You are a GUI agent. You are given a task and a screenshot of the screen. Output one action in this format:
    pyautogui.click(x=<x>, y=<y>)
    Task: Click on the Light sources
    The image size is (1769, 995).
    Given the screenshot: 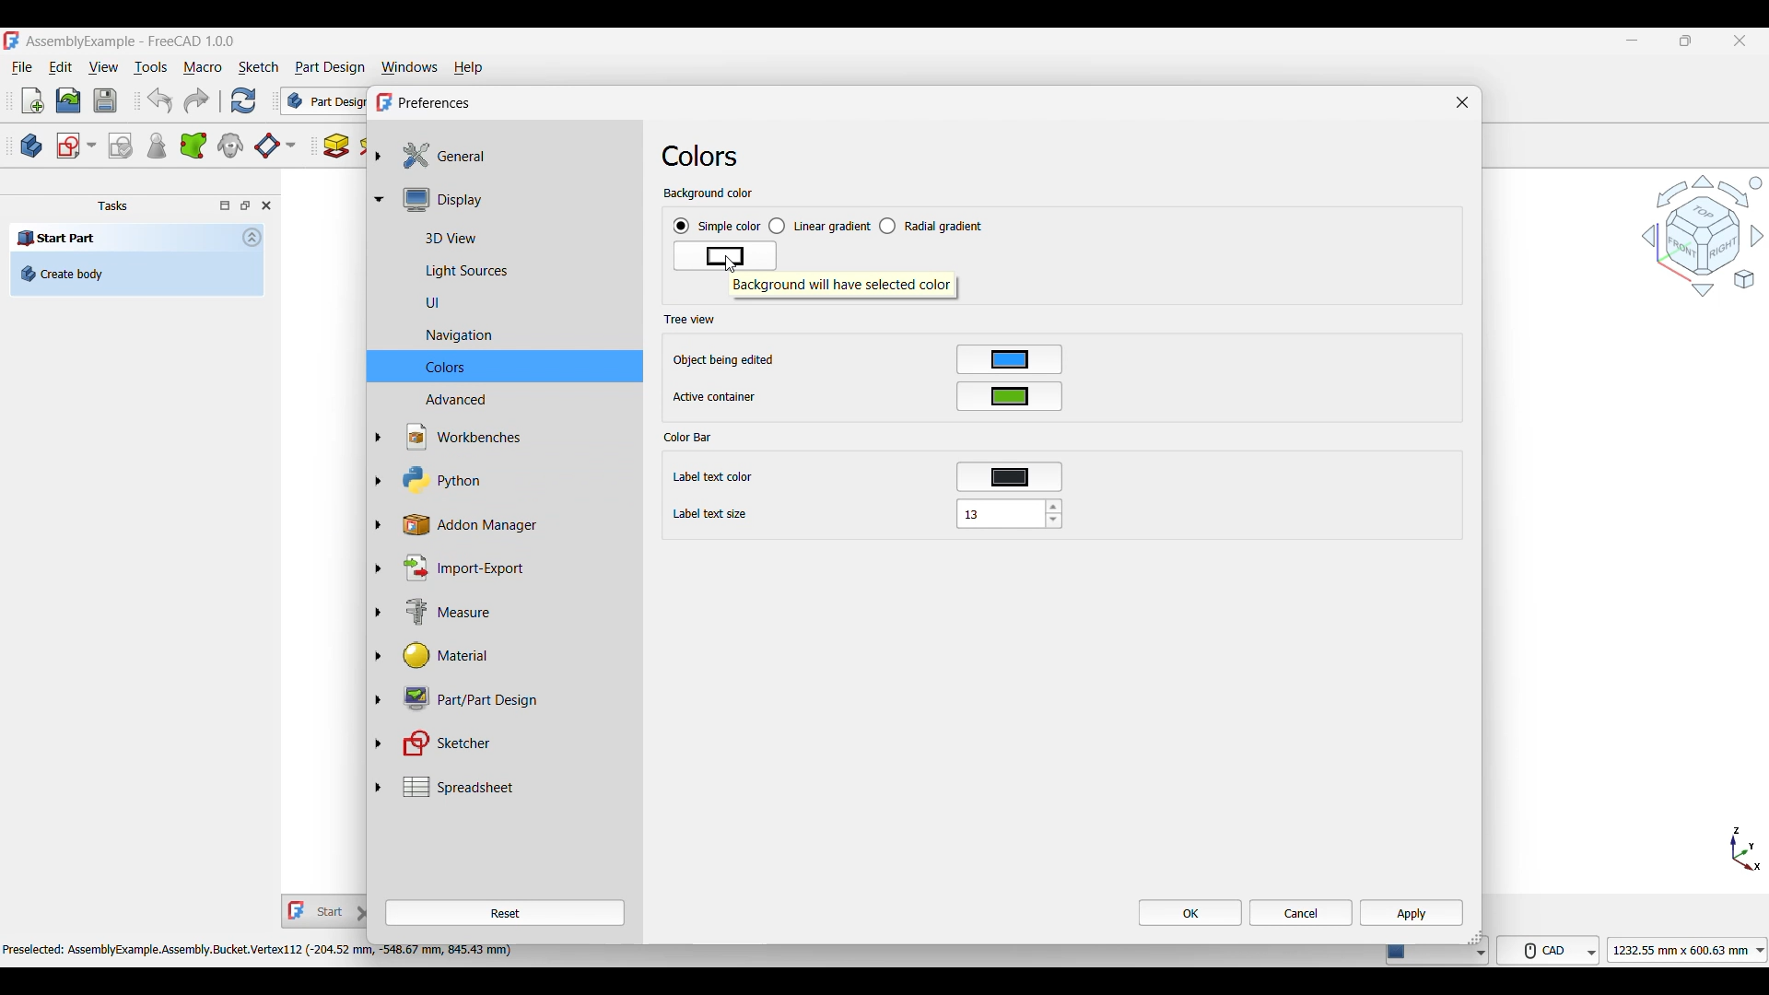 What is the action you would take?
    pyautogui.click(x=514, y=272)
    